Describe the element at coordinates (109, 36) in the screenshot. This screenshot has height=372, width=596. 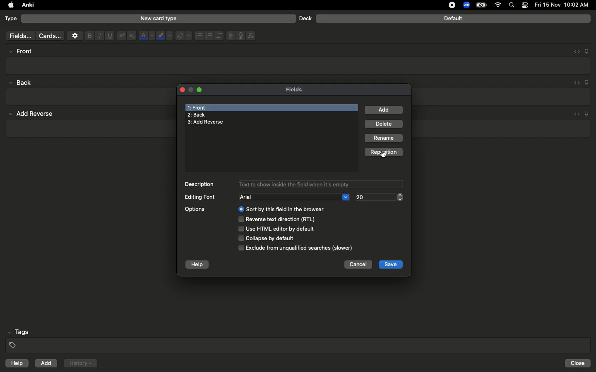
I see `Underline` at that location.